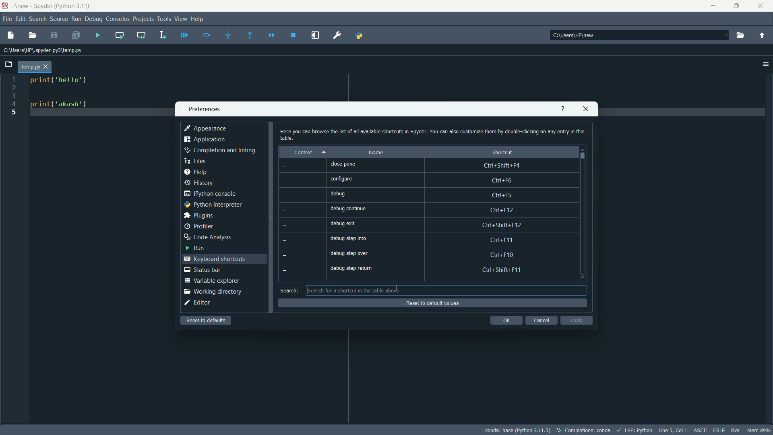  What do you see at coordinates (21, 18) in the screenshot?
I see `edit menu` at bounding box center [21, 18].